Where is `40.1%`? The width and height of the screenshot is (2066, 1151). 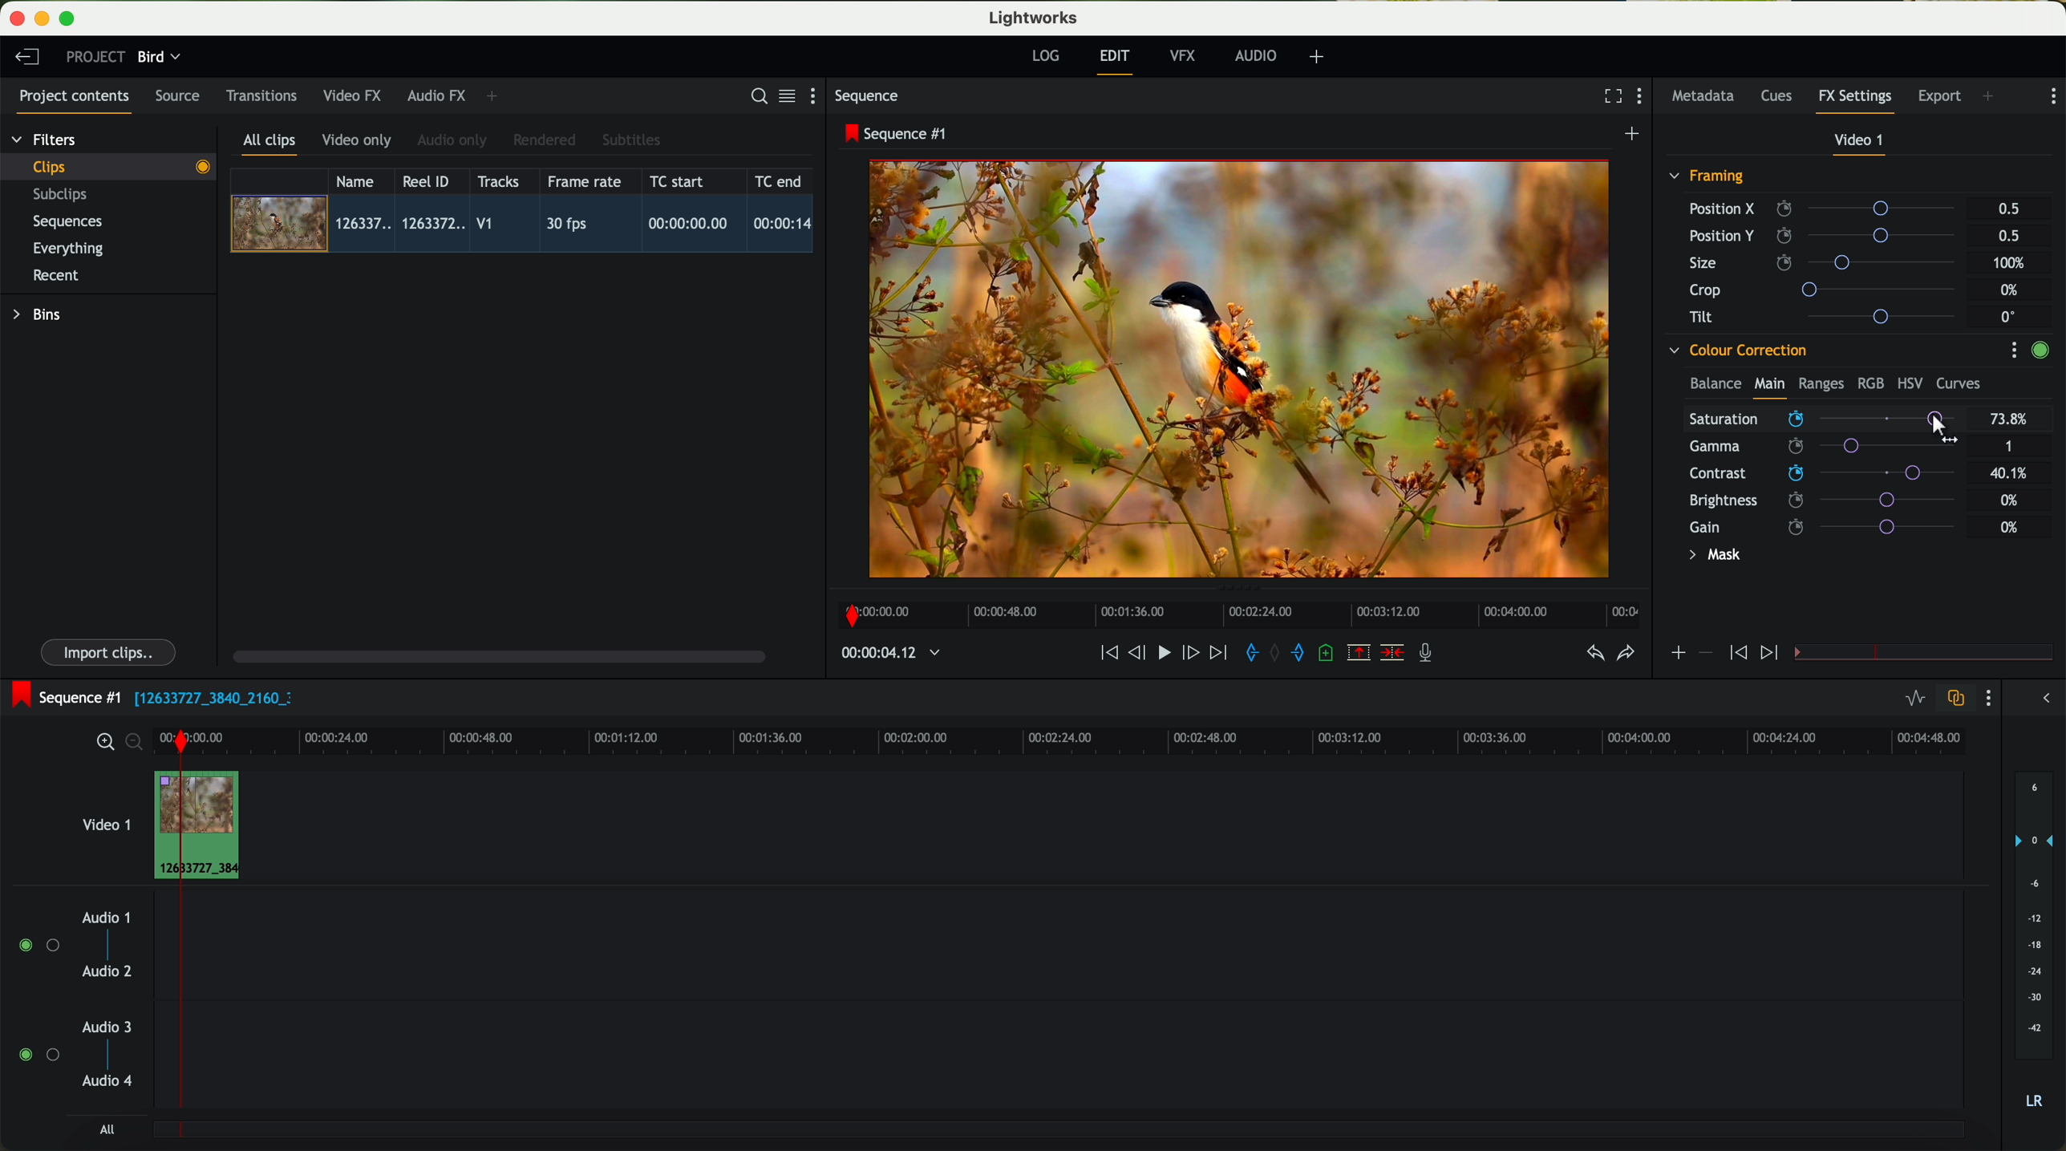 40.1% is located at coordinates (2013, 473).